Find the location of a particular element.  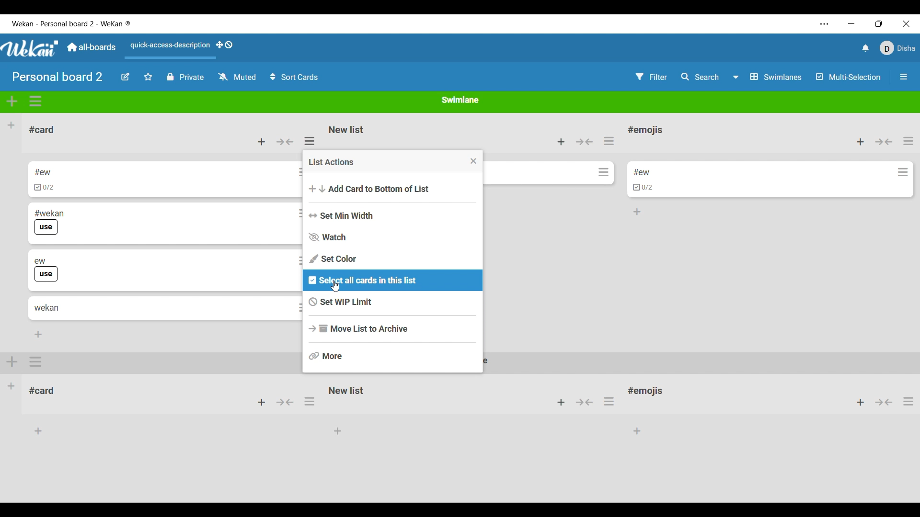

Name of software and current board is located at coordinates (71, 23).